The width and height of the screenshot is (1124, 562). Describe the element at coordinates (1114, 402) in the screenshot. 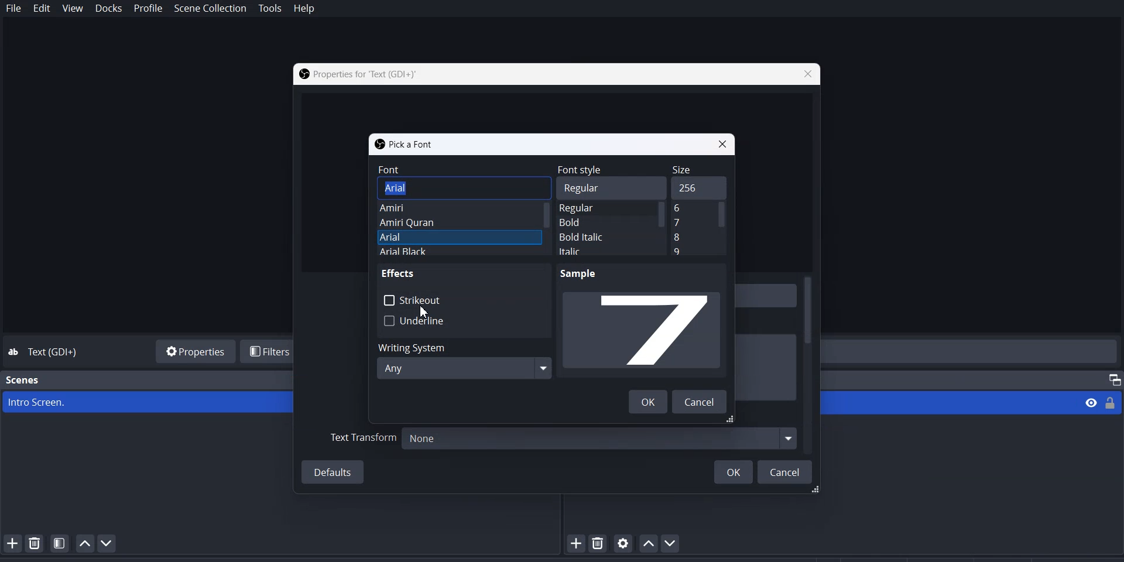

I see `Lock` at that location.